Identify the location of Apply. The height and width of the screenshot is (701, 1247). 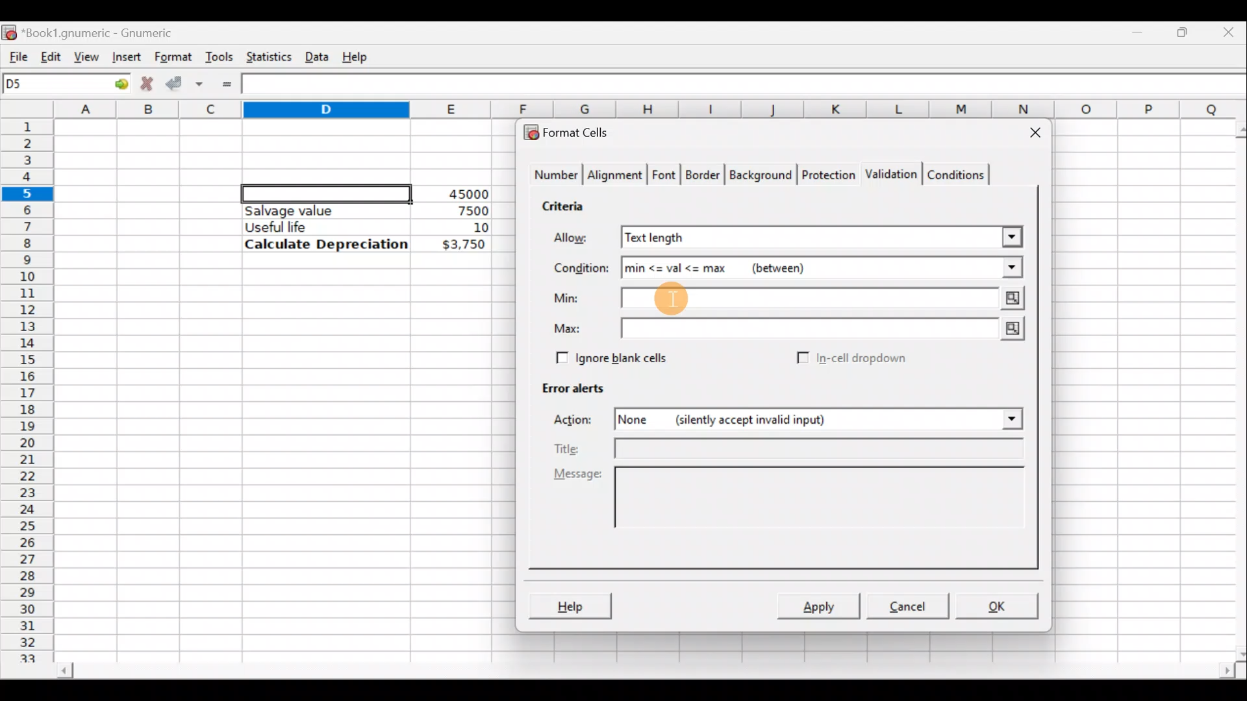
(824, 605).